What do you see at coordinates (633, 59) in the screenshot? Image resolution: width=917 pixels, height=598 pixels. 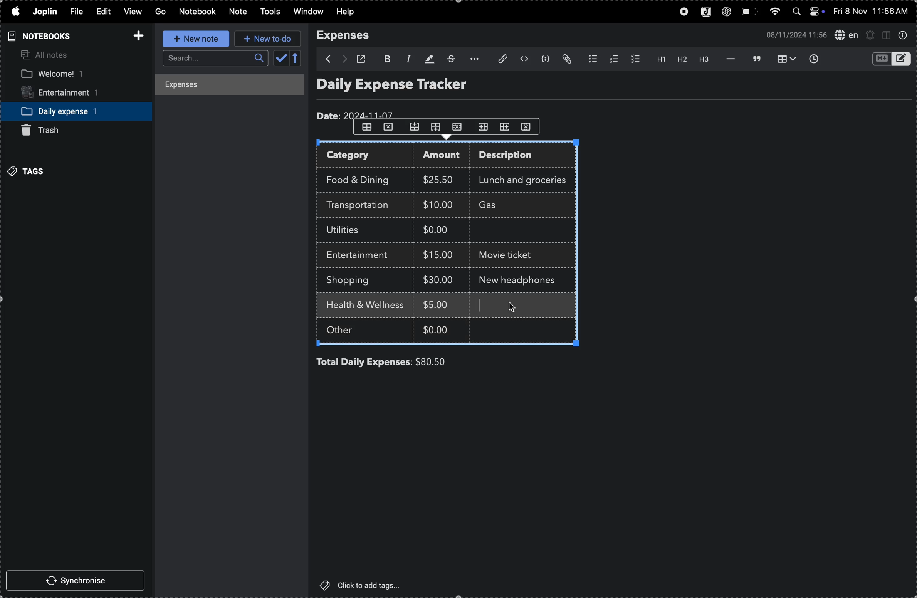 I see `checklist` at bounding box center [633, 59].